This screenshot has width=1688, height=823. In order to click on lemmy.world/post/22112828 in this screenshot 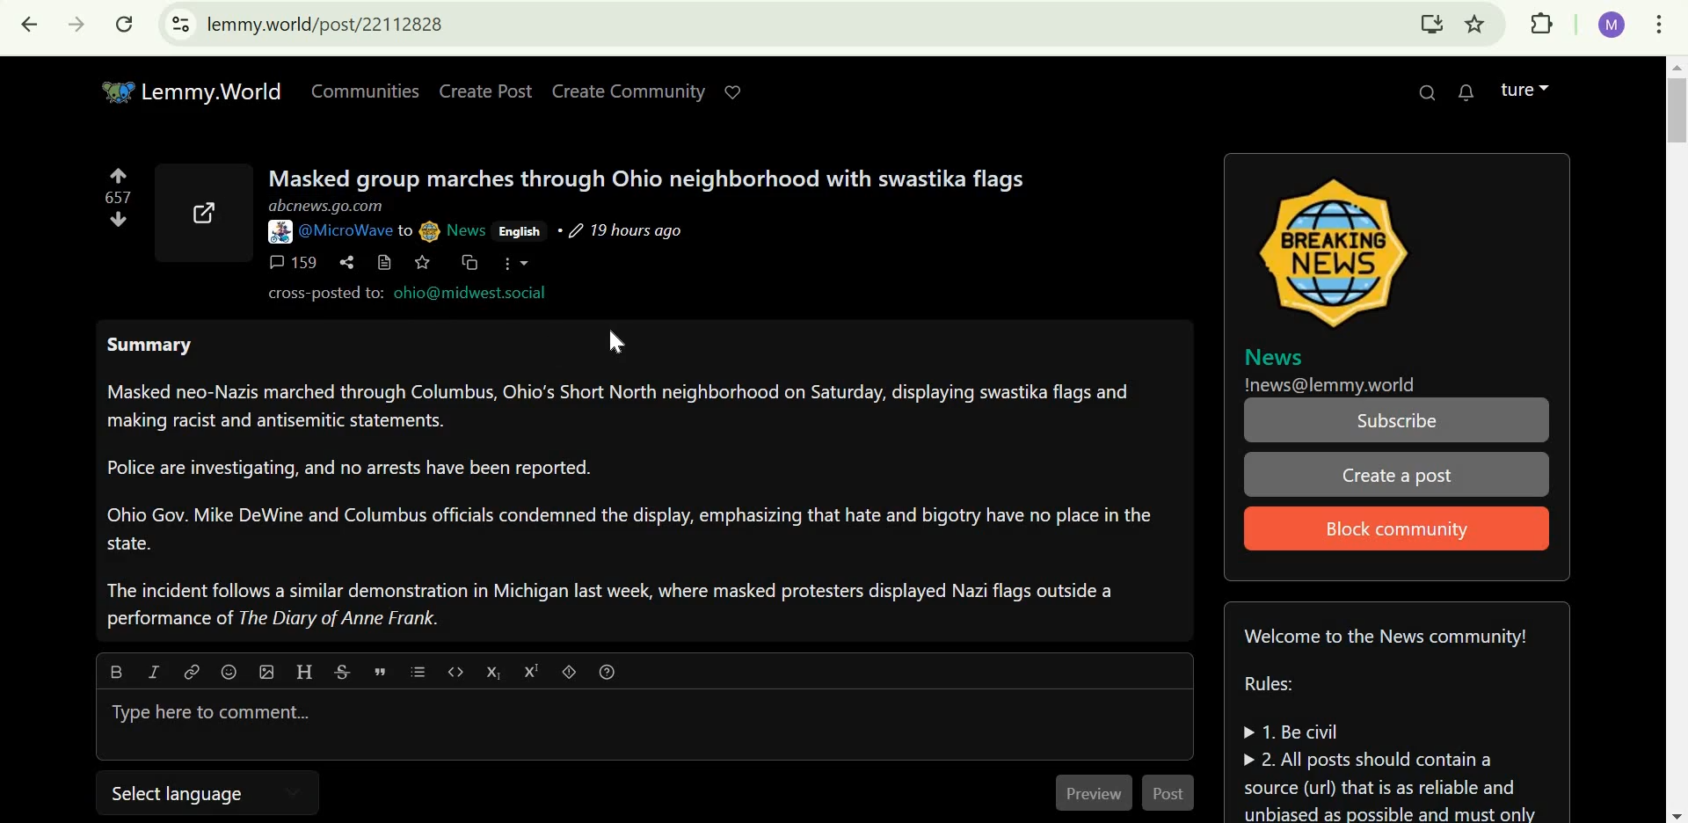, I will do `click(352, 25)`.